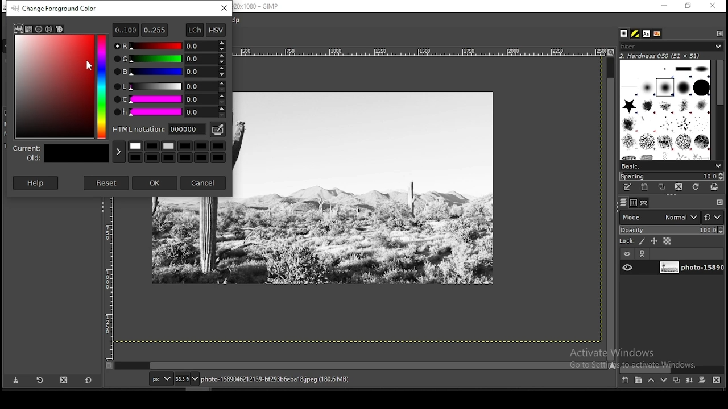 This screenshot has height=409, width=728. Describe the element at coordinates (167, 85) in the screenshot. I see `lch lightness` at that location.